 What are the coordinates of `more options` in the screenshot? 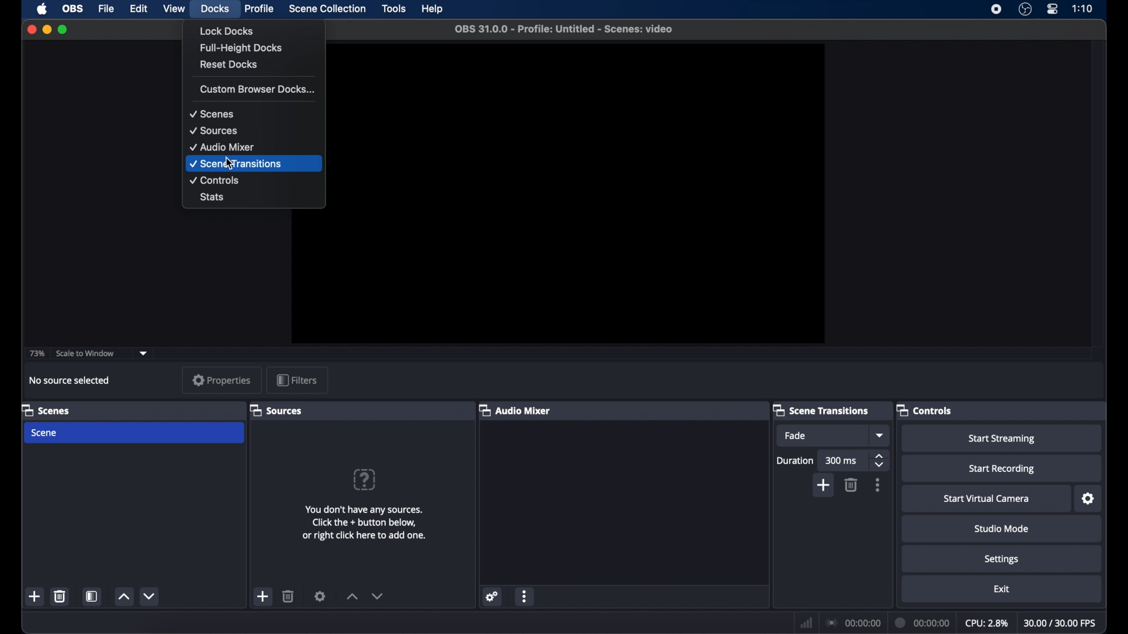 It's located at (525, 596).